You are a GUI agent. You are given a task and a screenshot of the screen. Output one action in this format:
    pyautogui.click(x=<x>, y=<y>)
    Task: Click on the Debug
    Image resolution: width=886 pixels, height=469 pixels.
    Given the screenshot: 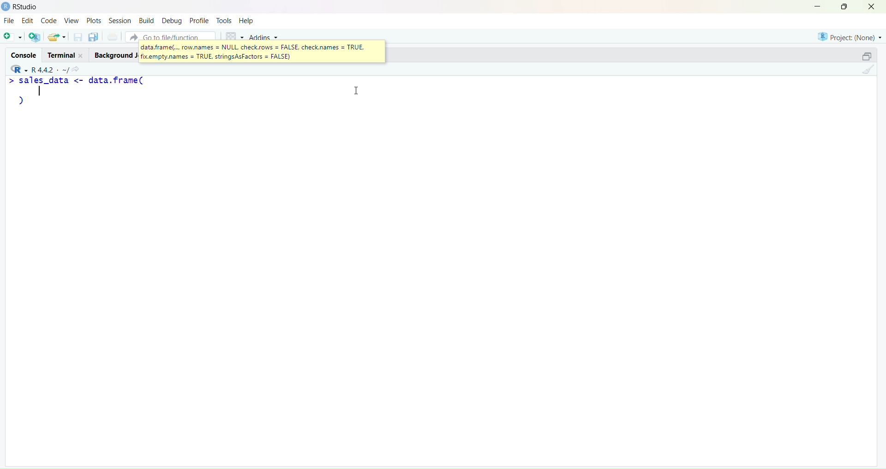 What is the action you would take?
    pyautogui.click(x=172, y=20)
    